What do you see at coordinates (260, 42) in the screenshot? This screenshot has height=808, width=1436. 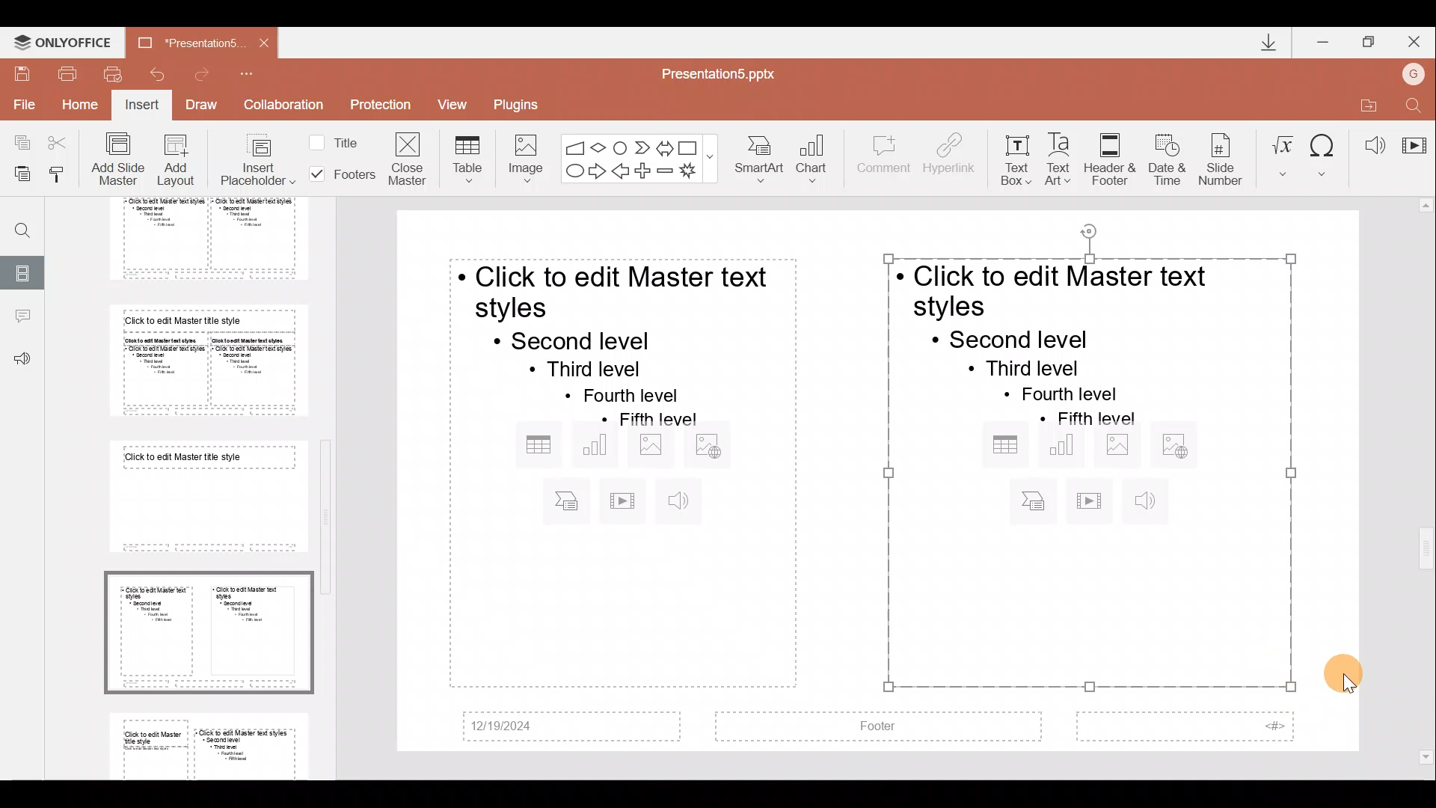 I see `Close document` at bounding box center [260, 42].